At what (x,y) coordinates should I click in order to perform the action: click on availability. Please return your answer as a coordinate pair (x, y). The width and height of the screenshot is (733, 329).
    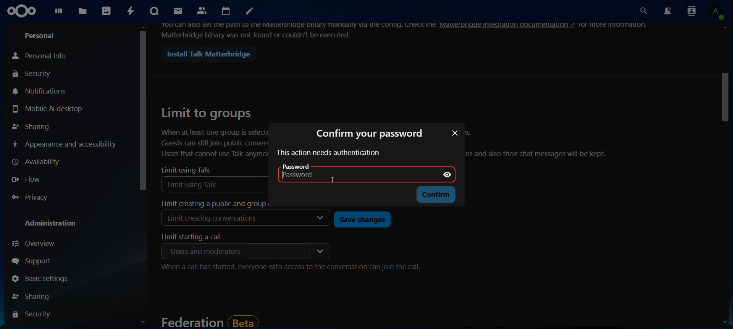
    Looking at the image, I should click on (37, 162).